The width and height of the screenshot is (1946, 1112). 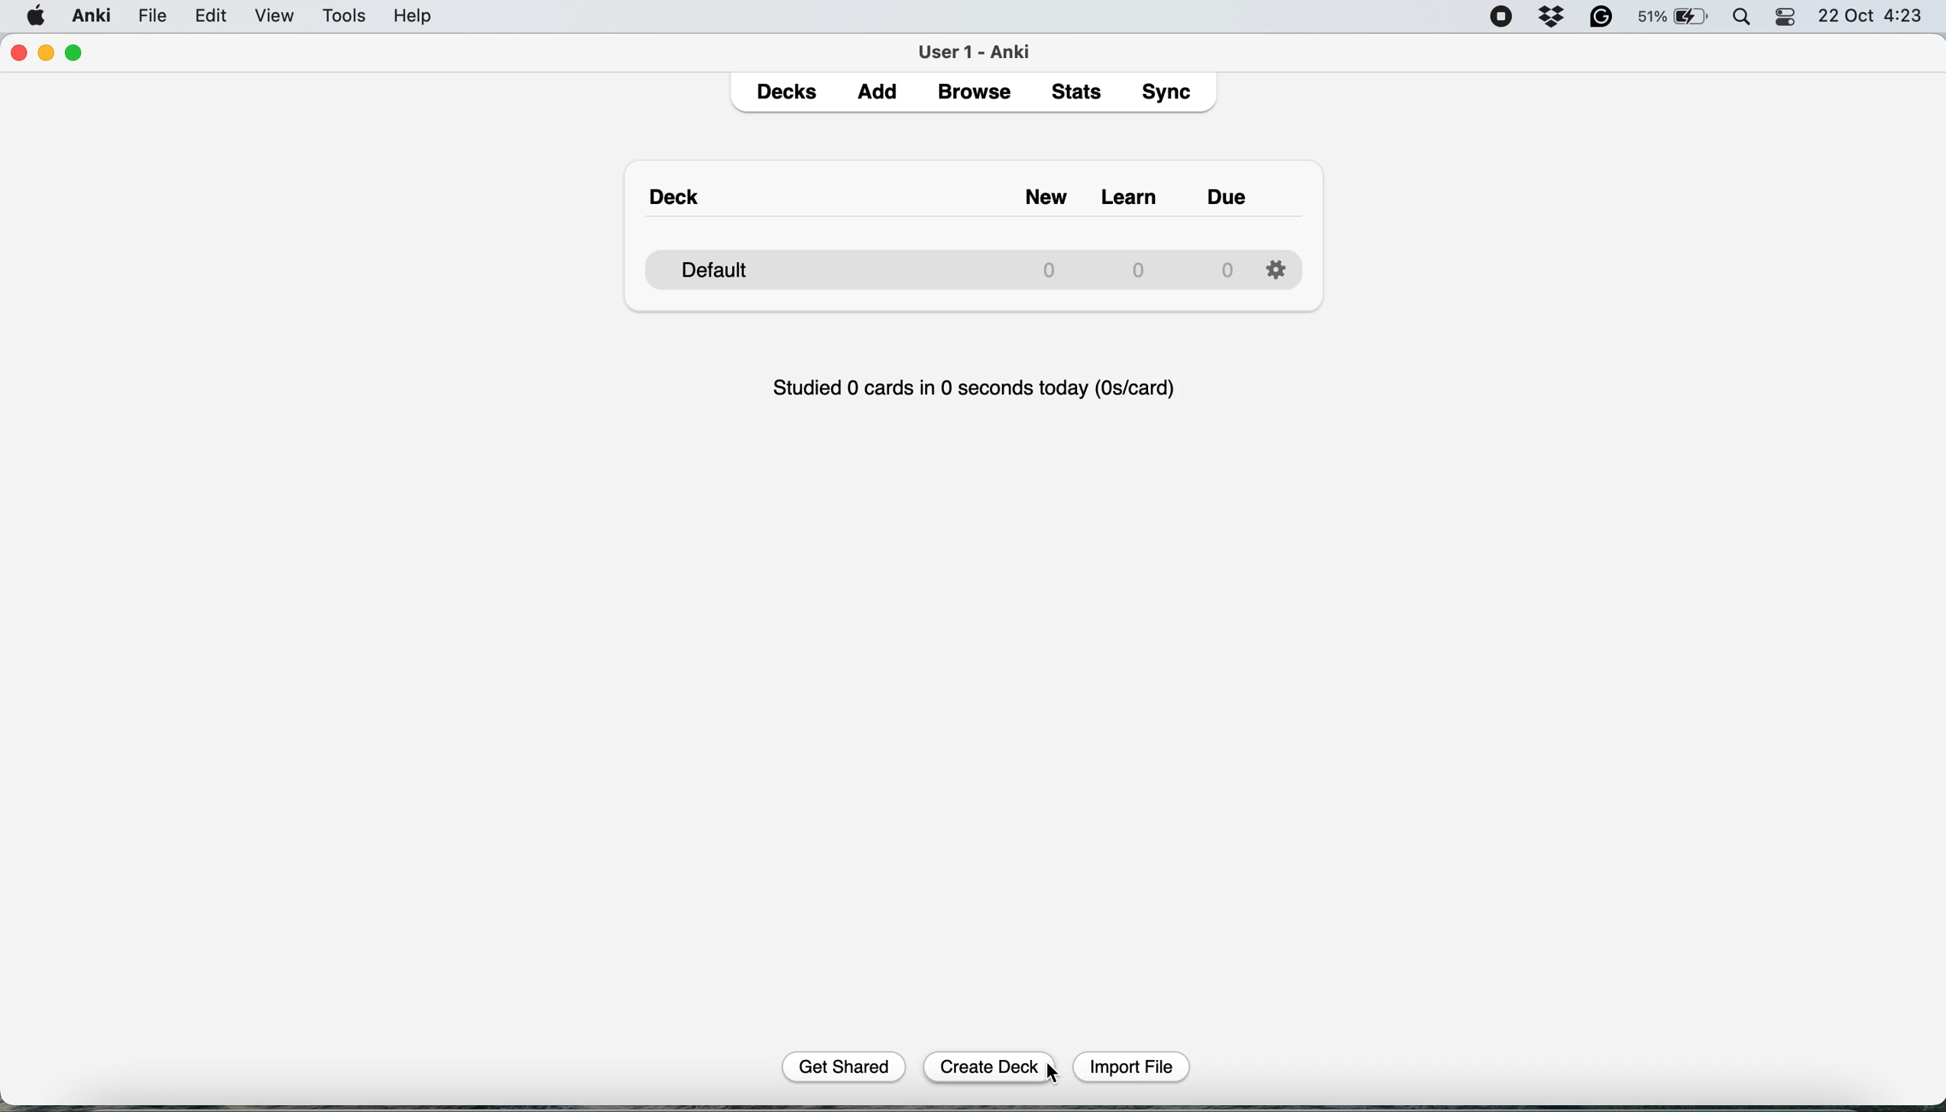 What do you see at coordinates (976, 50) in the screenshot?
I see `user 1 - Anki` at bounding box center [976, 50].